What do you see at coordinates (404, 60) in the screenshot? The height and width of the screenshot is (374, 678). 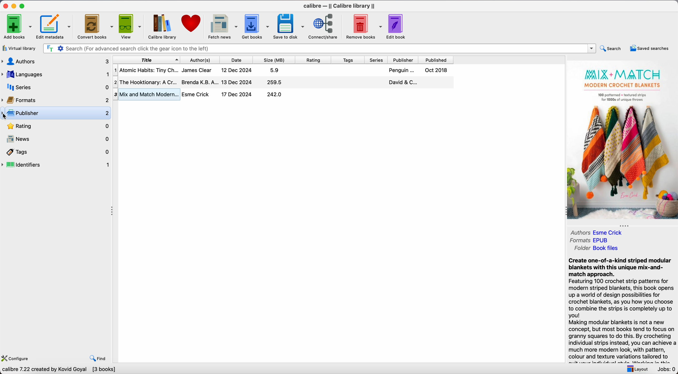 I see `publisher` at bounding box center [404, 60].